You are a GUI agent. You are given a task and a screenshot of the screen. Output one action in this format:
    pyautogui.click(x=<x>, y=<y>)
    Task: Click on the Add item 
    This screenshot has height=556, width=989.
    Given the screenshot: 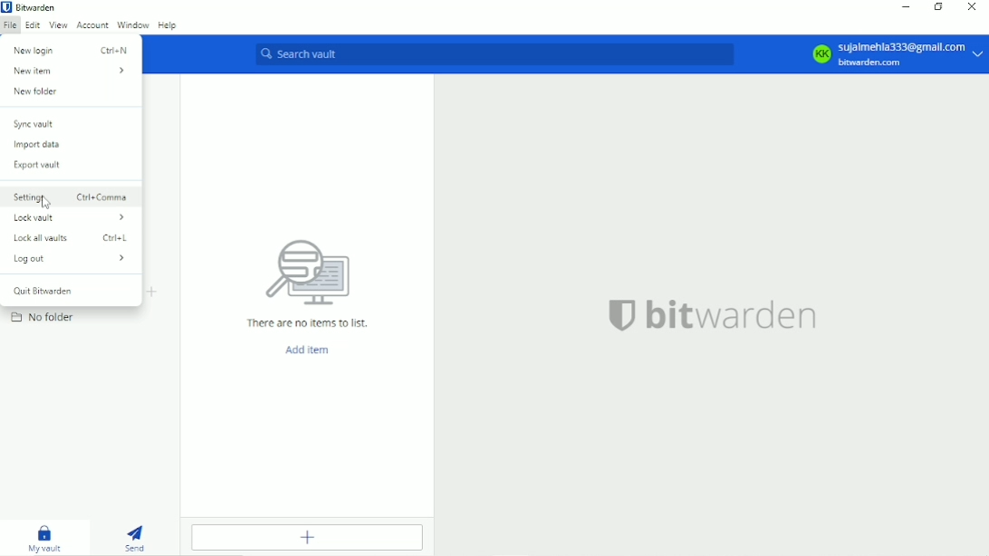 What is the action you would take?
    pyautogui.click(x=306, y=349)
    